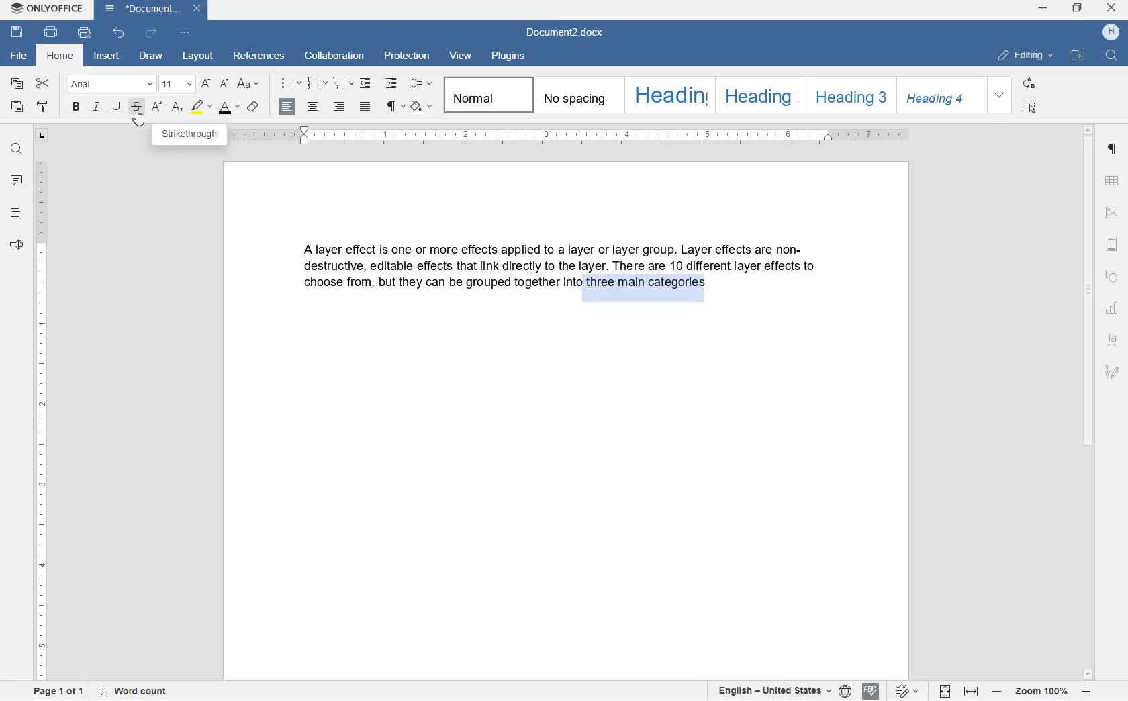 This screenshot has height=701, width=1128. Describe the element at coordinates (230, 108) in the screenshot. I see `font color ` at that location.